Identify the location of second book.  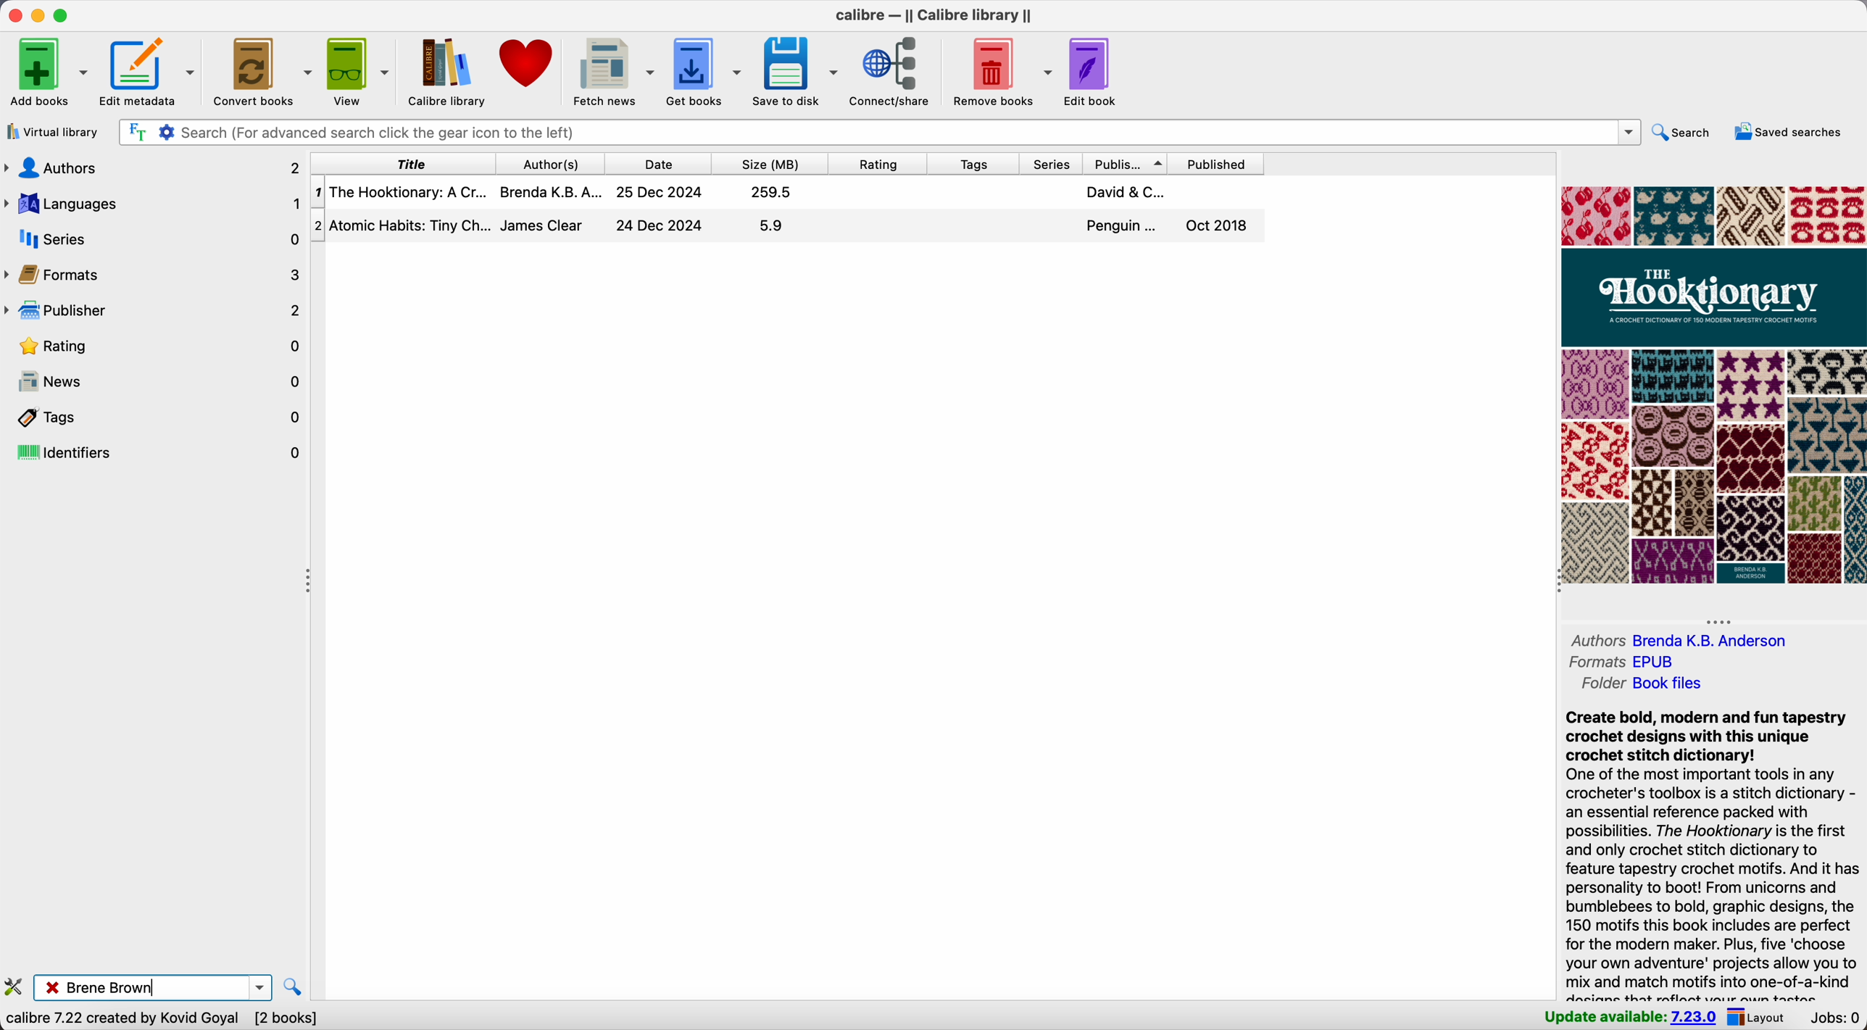
(788, 228).